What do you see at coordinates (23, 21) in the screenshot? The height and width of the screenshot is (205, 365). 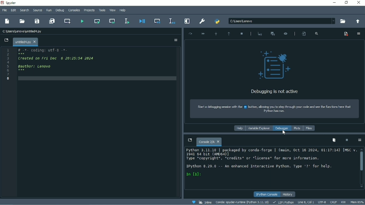 I see `Open file` at bounding box center [23, 21].